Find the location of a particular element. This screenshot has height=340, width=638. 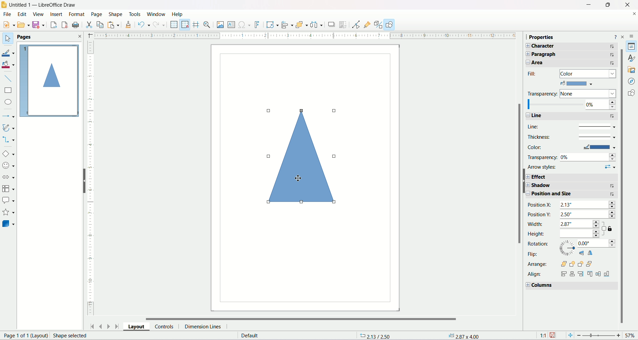

Ellipse is located at coordinates (8, 102).